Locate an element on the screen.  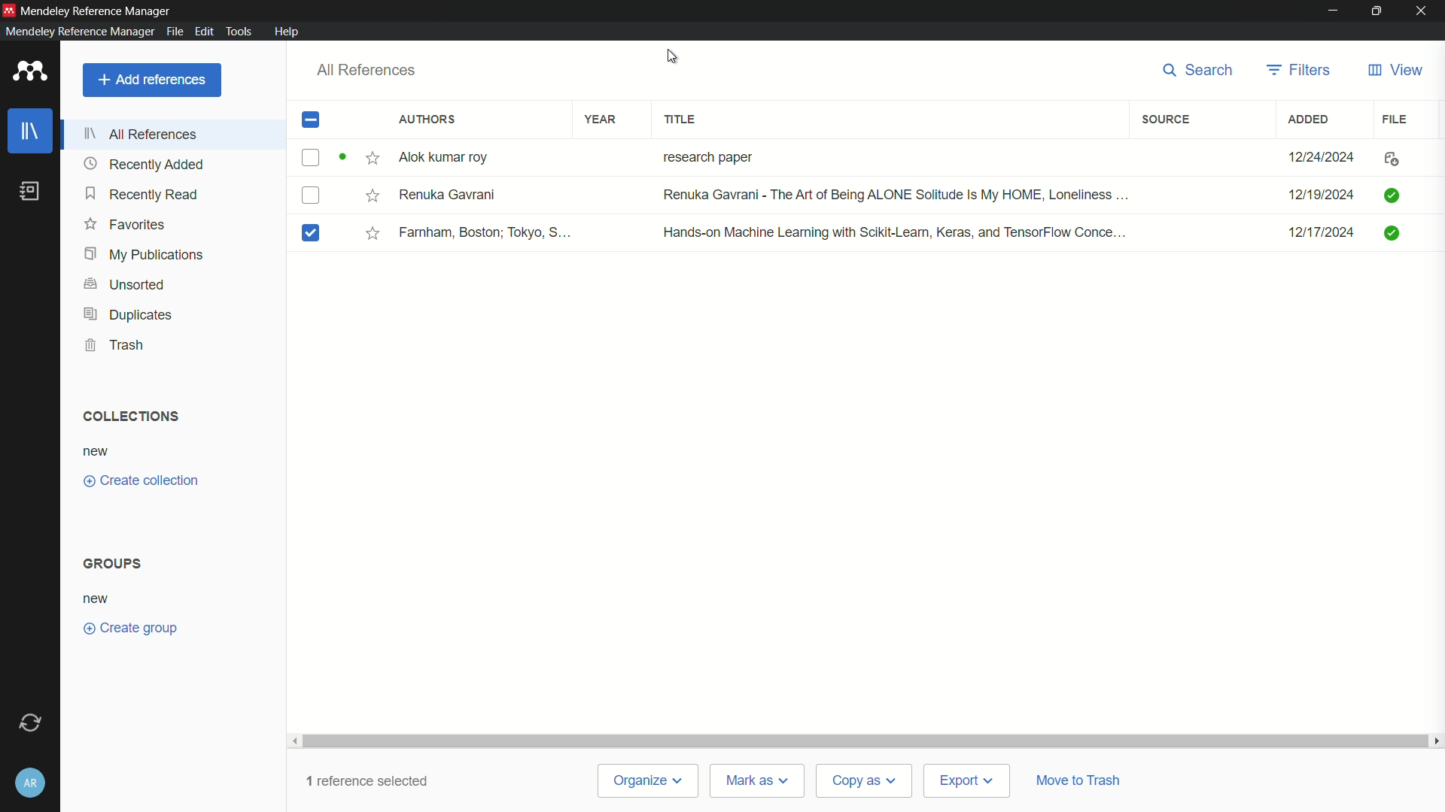
Alok kumar roy research paper is located at coordinates (585, 159).